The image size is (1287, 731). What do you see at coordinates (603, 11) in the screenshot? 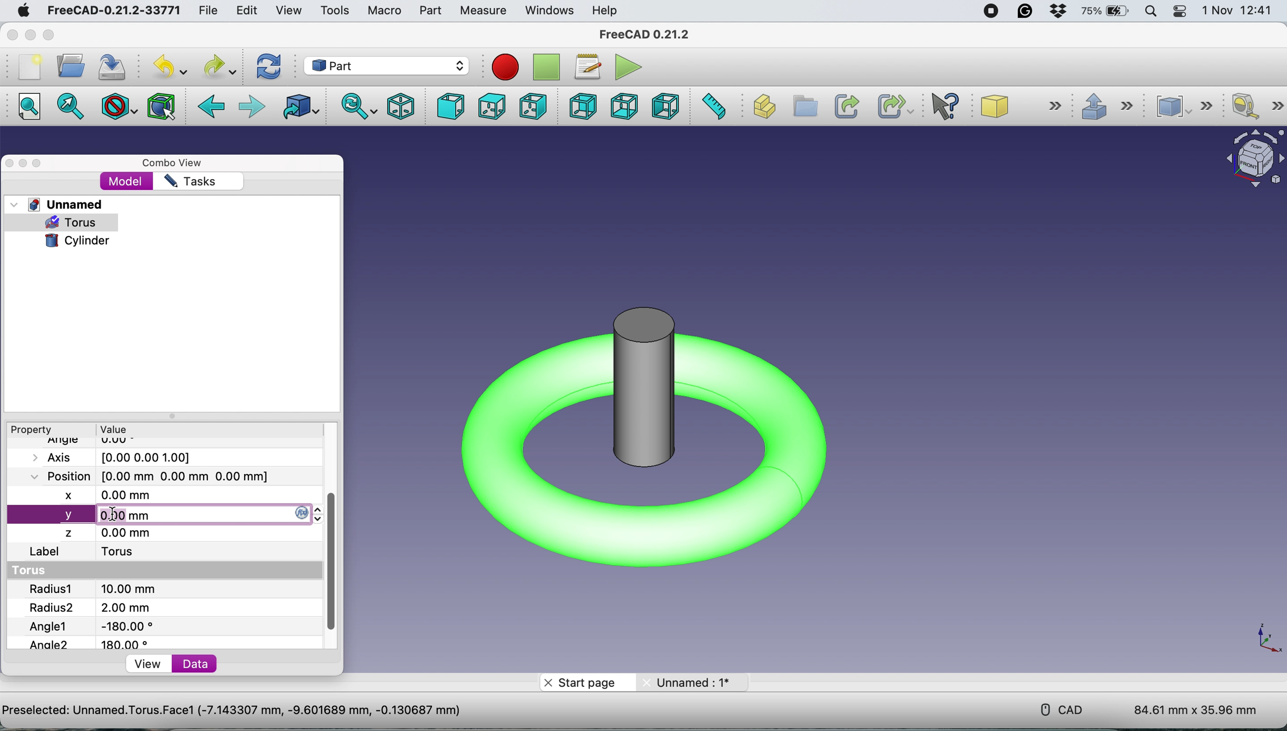
I see `help` at bounding box center [603, 11].